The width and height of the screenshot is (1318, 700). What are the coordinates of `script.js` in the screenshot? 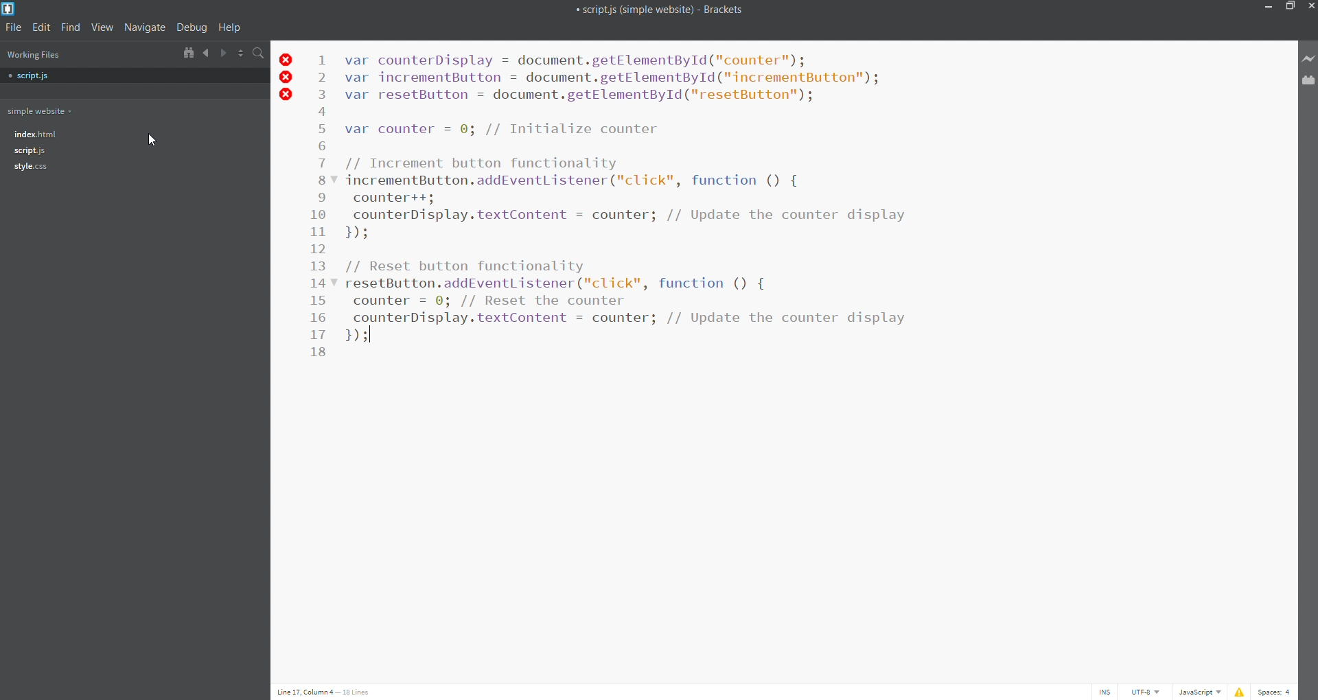 It's located at (43, 76).